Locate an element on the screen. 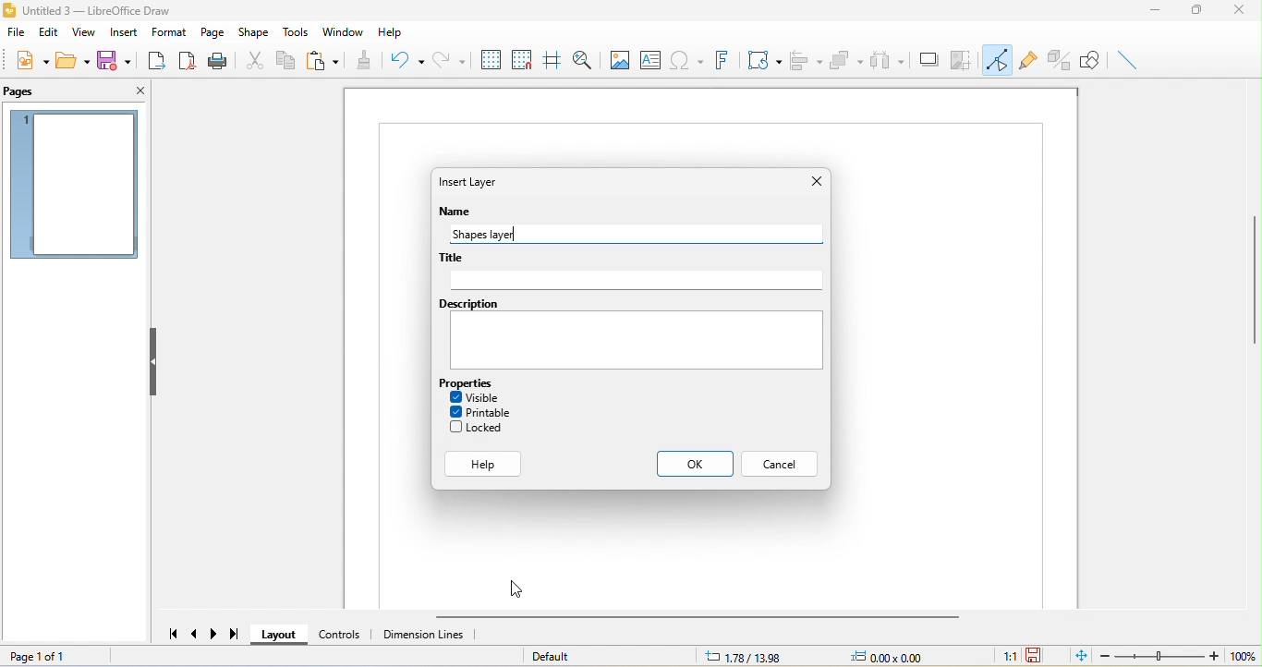 This screenshot has height=667, width=1262. visible is located at coordinates (478, 396).